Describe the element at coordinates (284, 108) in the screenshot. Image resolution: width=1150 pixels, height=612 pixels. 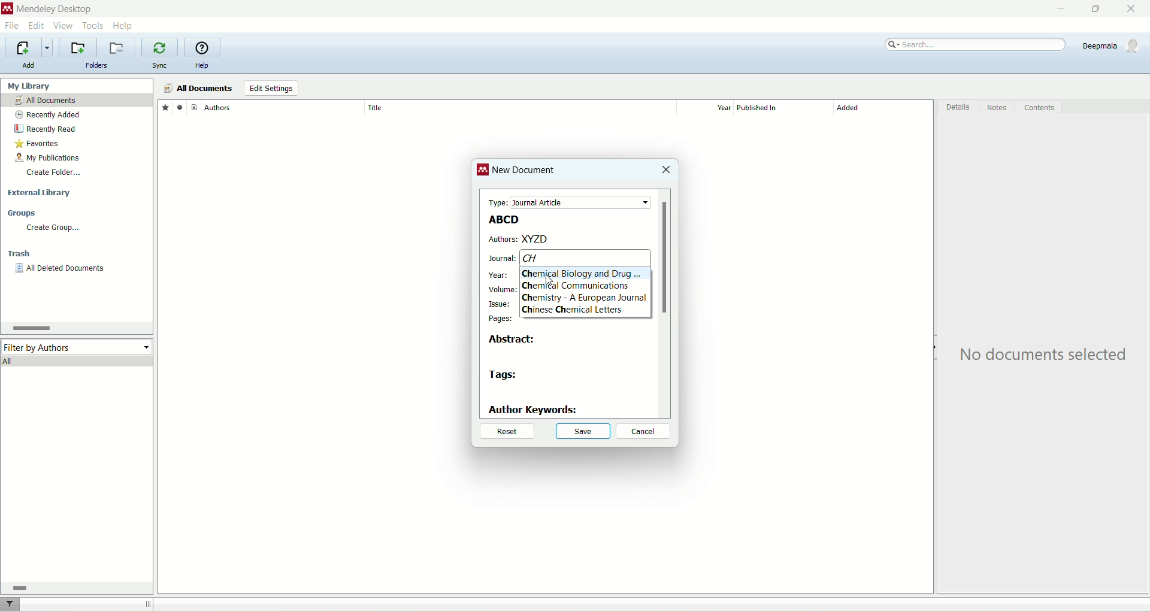
I see `author` at that location.